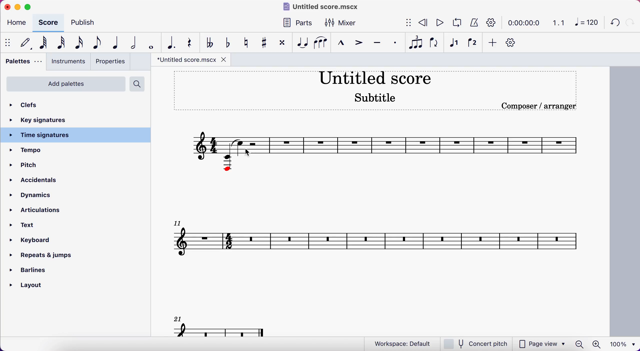 This screenshot has height=351, width=640. What do you see at coordinates (77, 135) in the screenshot?
I see `time signatures` at bounding box center [77, 135].